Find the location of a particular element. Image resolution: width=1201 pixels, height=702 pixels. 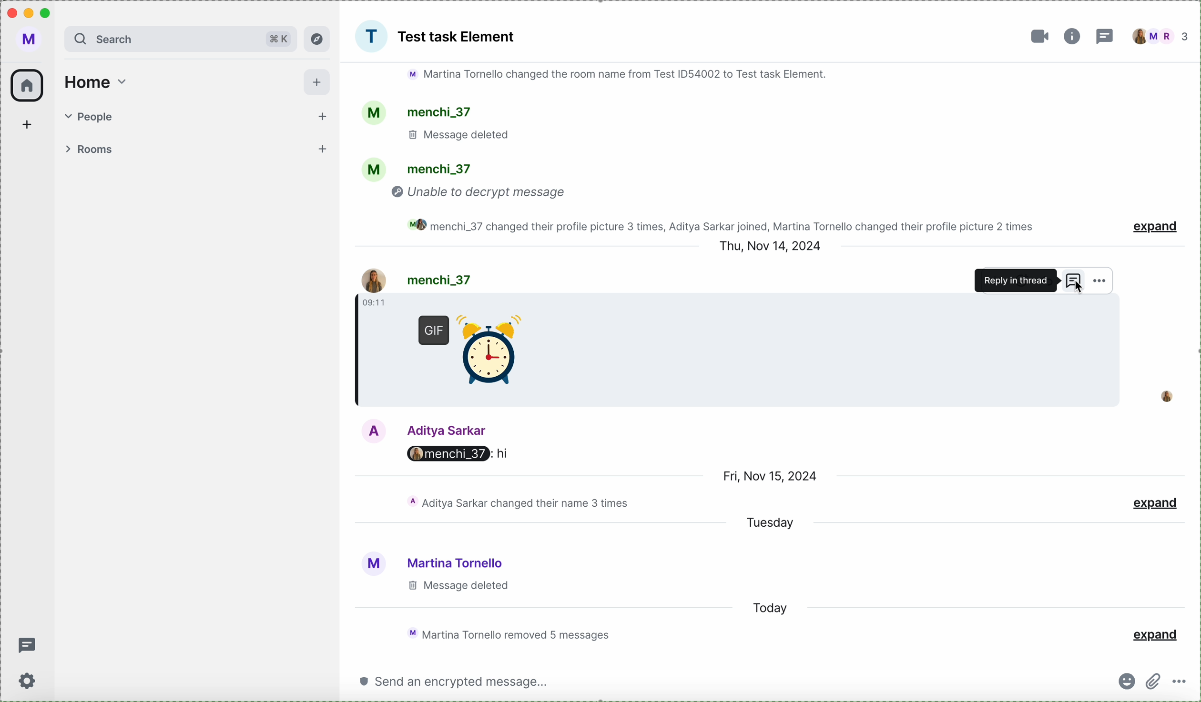

more options is located at coordinates (1099, 282).